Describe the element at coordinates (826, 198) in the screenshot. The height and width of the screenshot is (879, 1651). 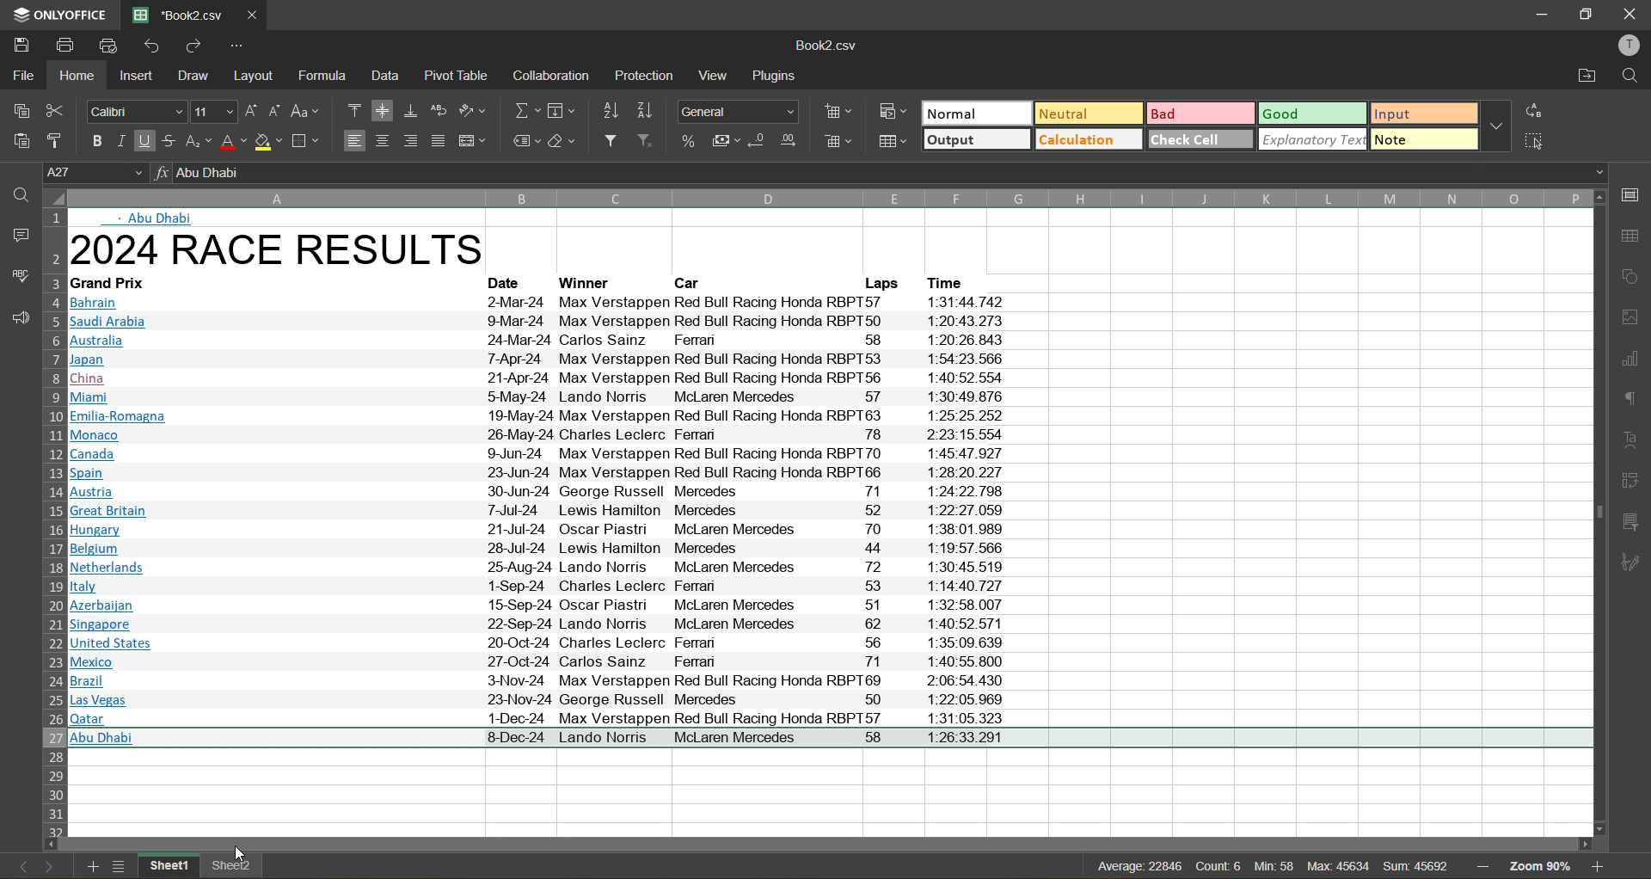
I see `column names` at that location.